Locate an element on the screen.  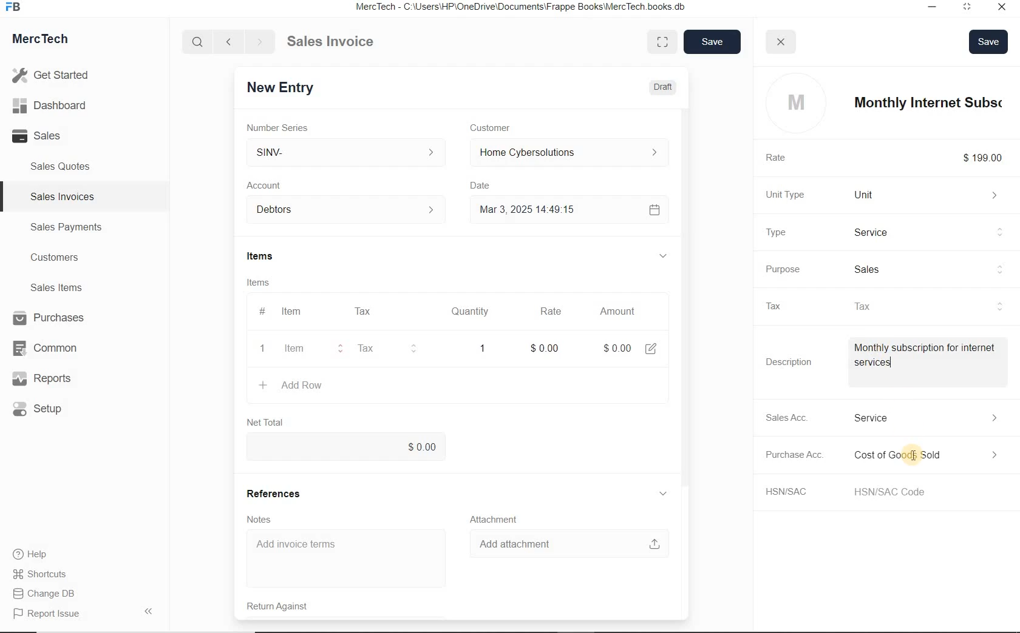
create is located at coordinates (258, 385).